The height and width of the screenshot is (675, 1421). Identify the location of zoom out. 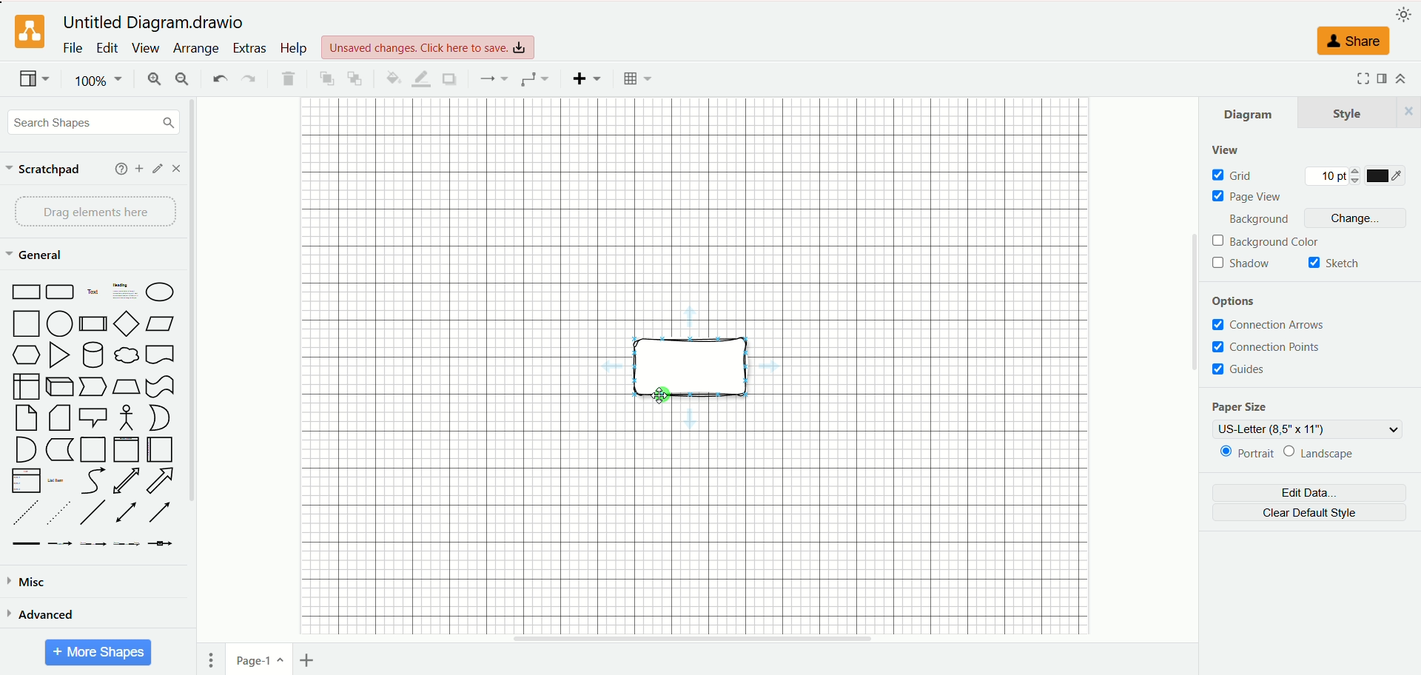
(183, 79).